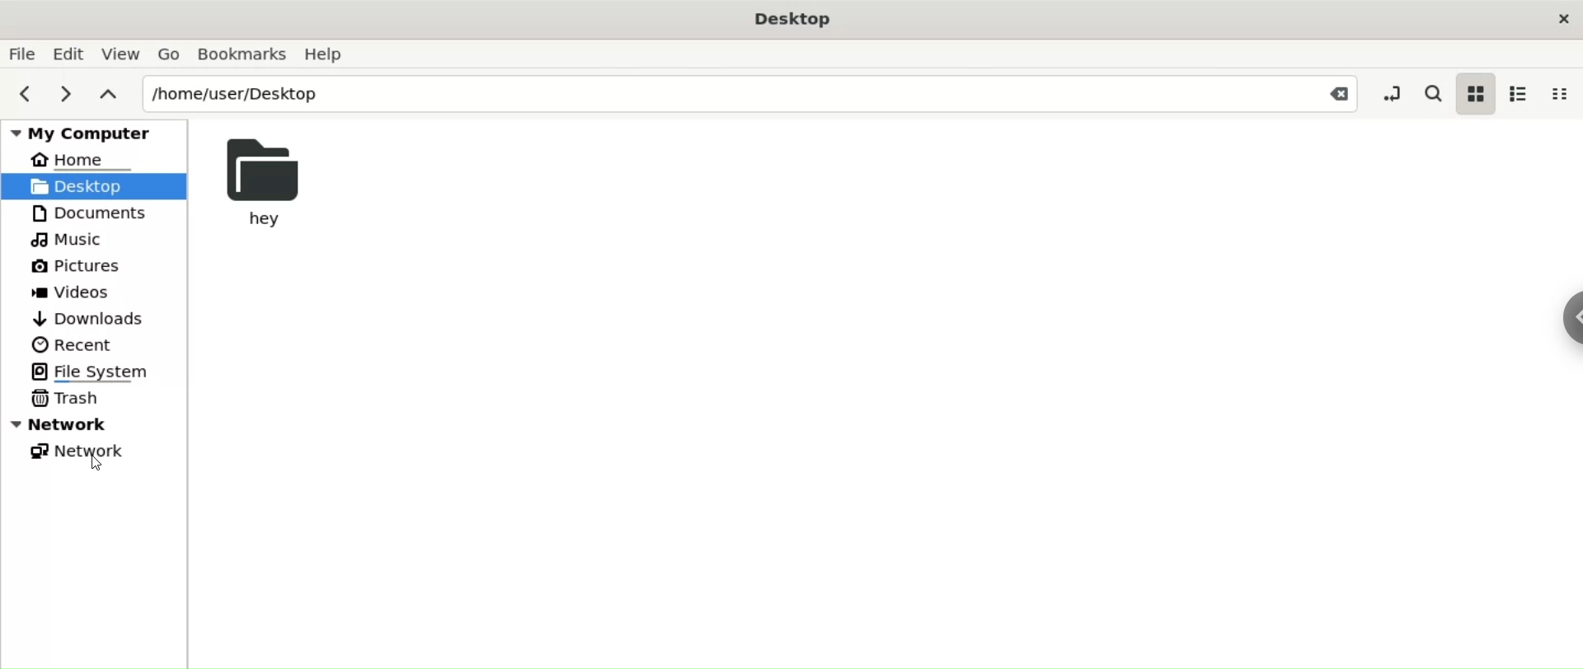  I want to click on Documents, so click(92, 213).